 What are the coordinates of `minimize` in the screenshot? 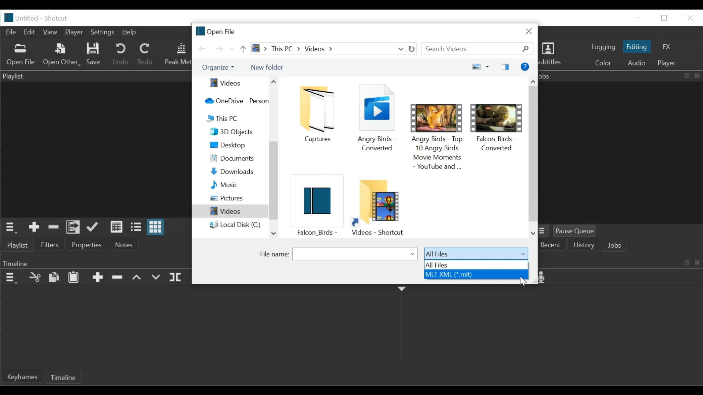 It's located at (638, 18).